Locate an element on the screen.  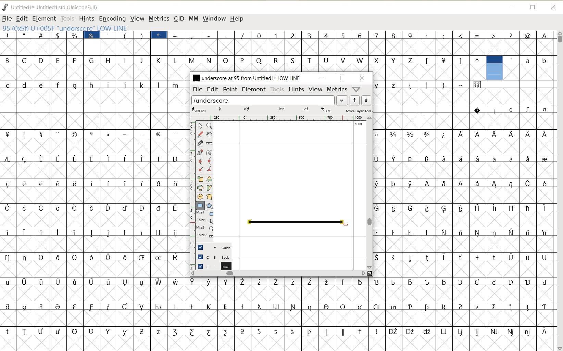
METRICS is located at coordinates (159, 18).